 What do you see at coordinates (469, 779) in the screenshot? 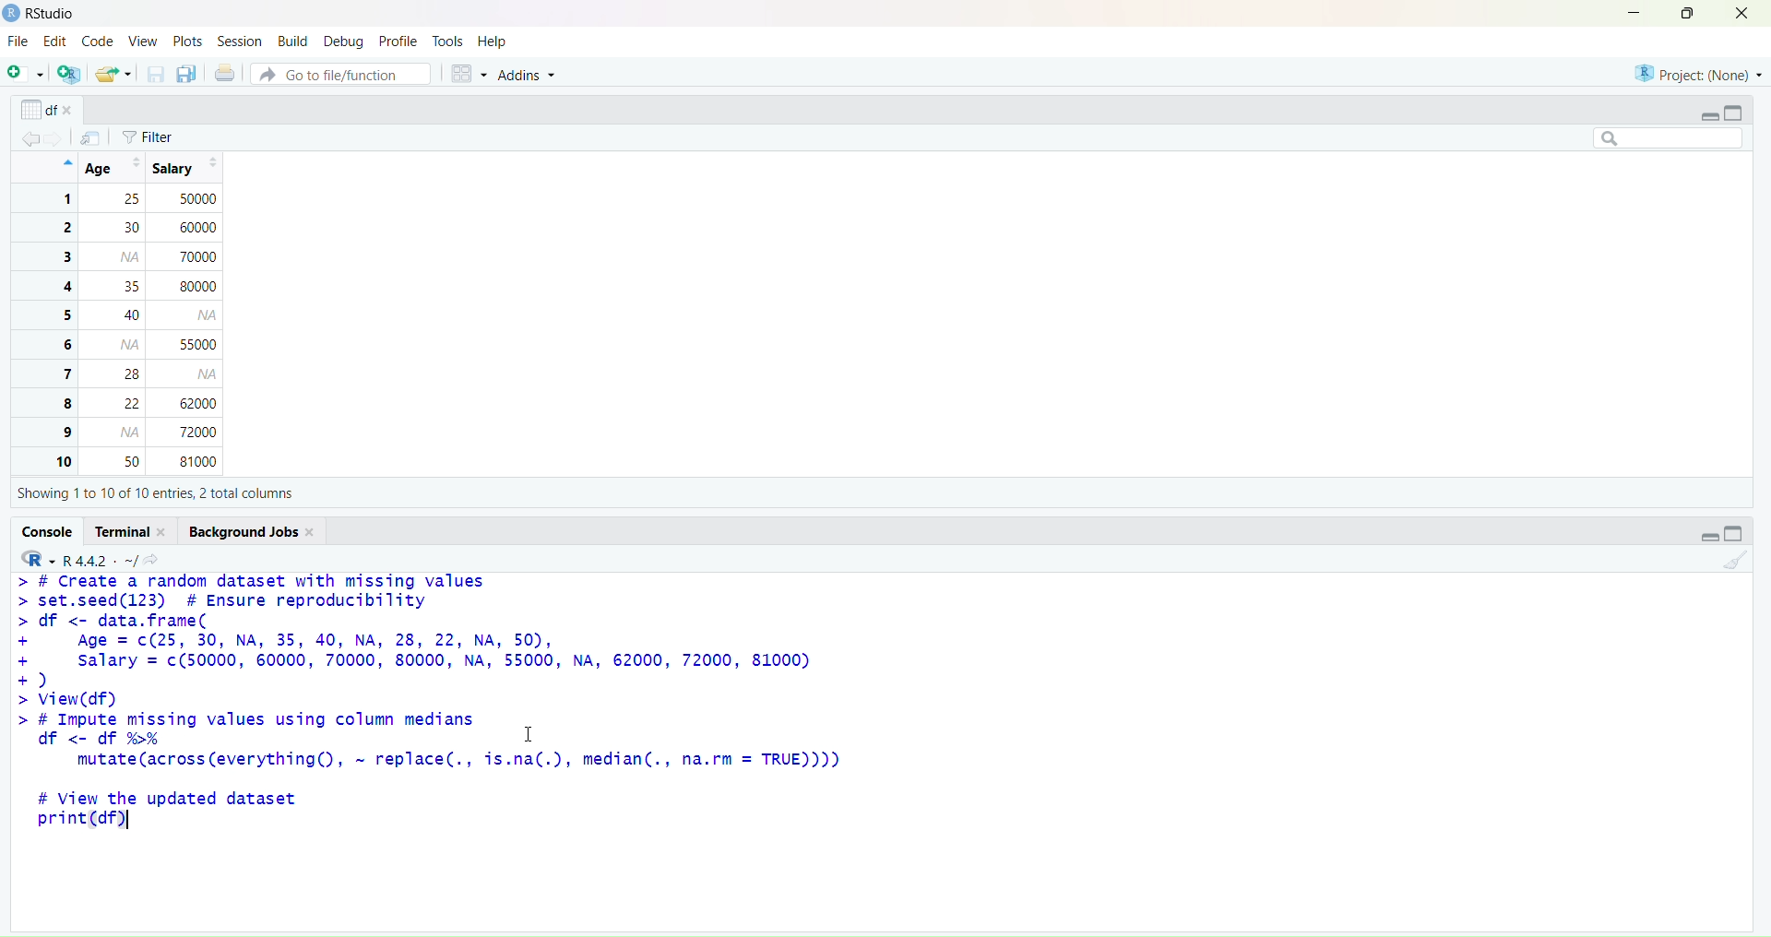
I see `> # Impute missing values using column medians
df <- df %% I
mutate (across (everything(), ~ replace(., is.na(.), median(., na.rm = TRUE))))
# View the updated dataset
print (df)|` at bounding box center [469, 779].